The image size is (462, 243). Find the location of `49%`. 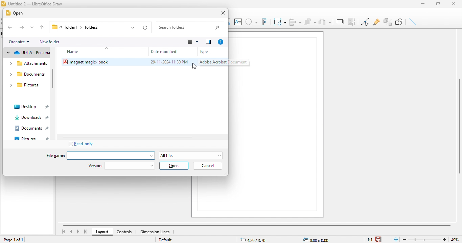

49% is located at coordinates (457, 239).